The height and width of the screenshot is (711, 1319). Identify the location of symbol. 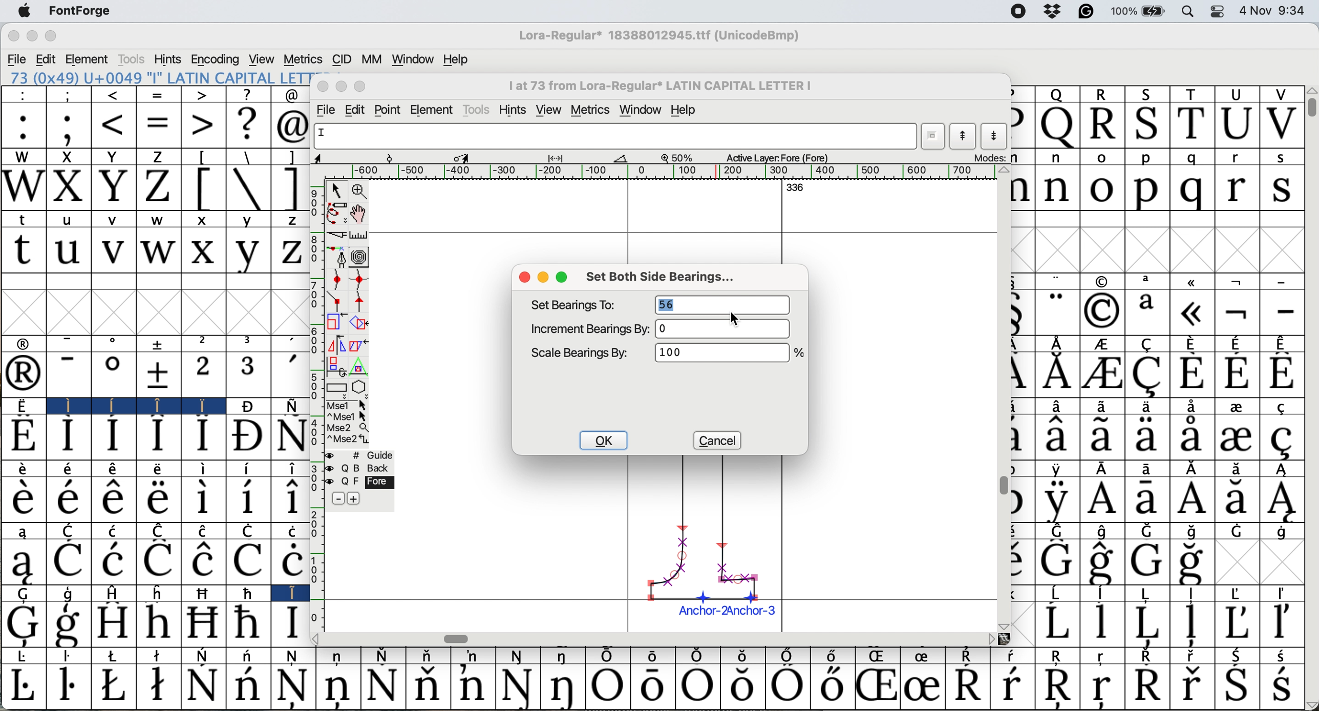
(1102, 281).